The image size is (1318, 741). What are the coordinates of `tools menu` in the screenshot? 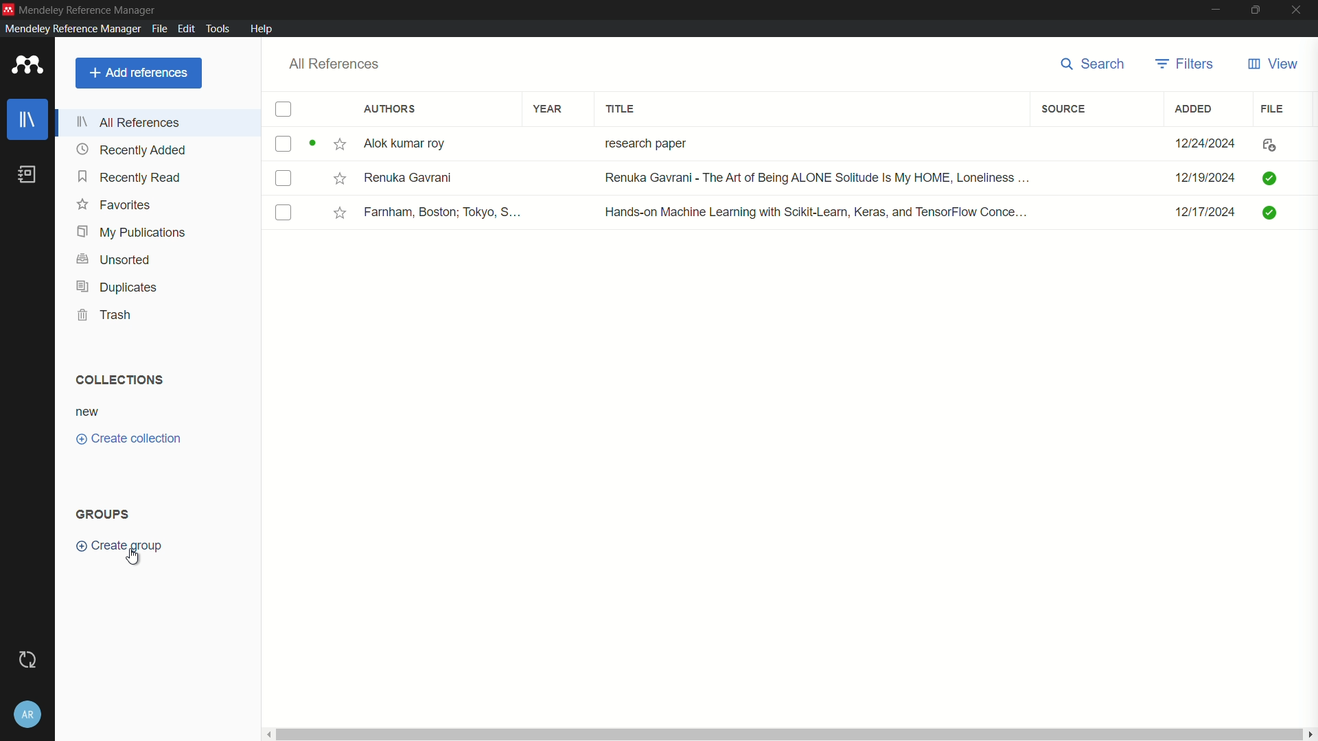 It's located at (218, 28).